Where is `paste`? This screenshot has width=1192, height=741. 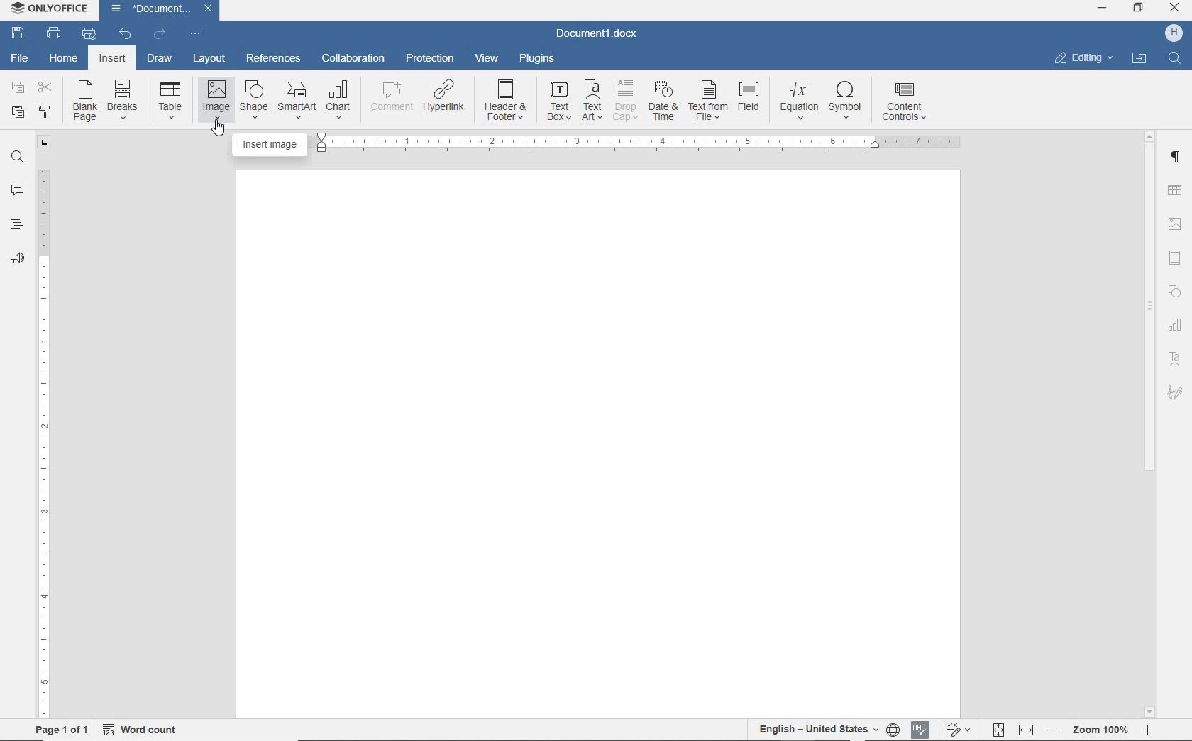
paste is located at coordinates (17, 114).